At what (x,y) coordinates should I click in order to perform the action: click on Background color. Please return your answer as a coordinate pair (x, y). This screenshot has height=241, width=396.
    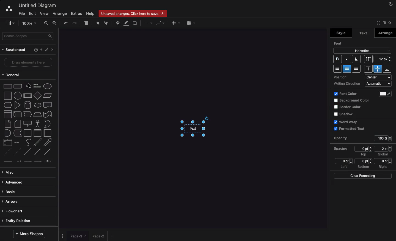
    Looking at the image, I should click on (353, 101).